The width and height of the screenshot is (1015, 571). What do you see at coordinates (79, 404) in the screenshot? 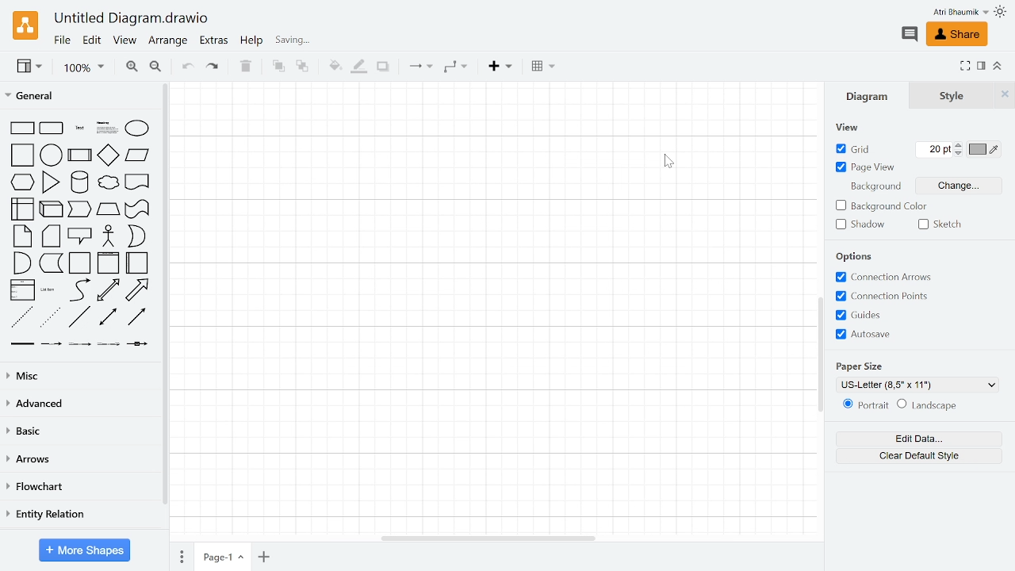
I see `Advances` at bounding box center [79, 404].